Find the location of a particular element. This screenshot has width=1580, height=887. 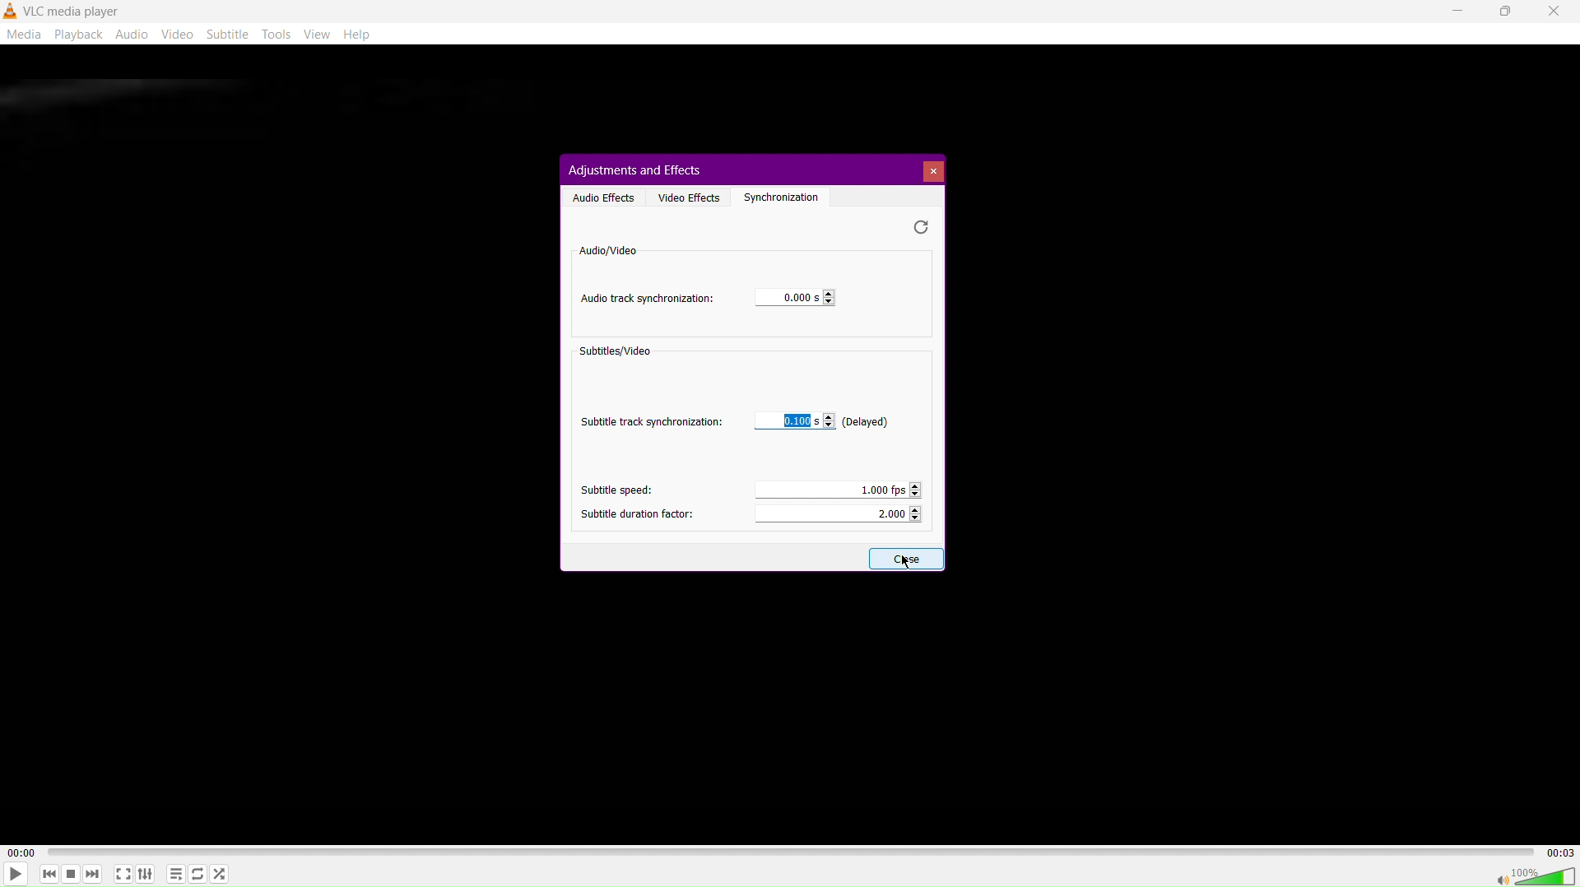

Volume is located at coordinates (1546, 875).